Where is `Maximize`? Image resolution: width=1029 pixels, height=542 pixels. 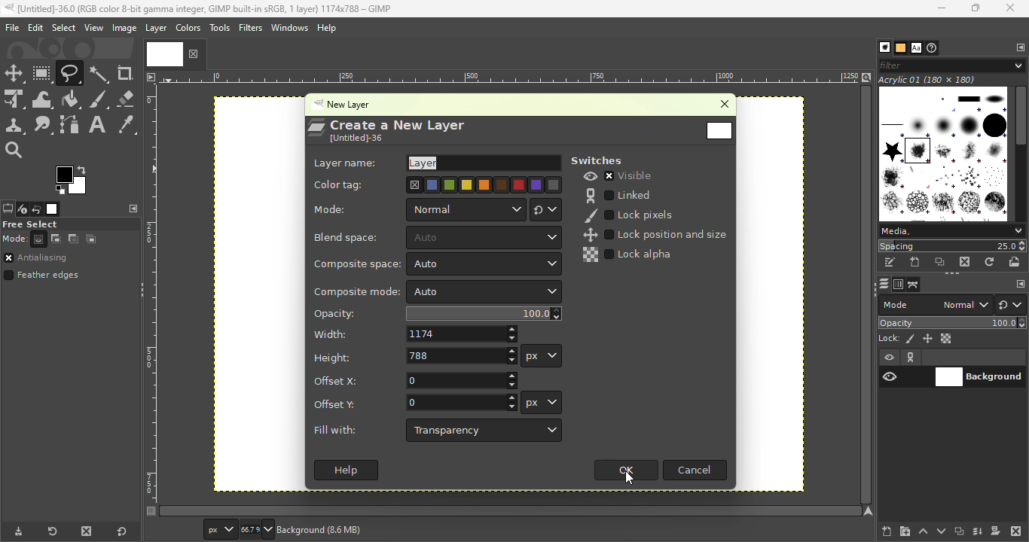
Maximize is located at coordinates (978, 8).